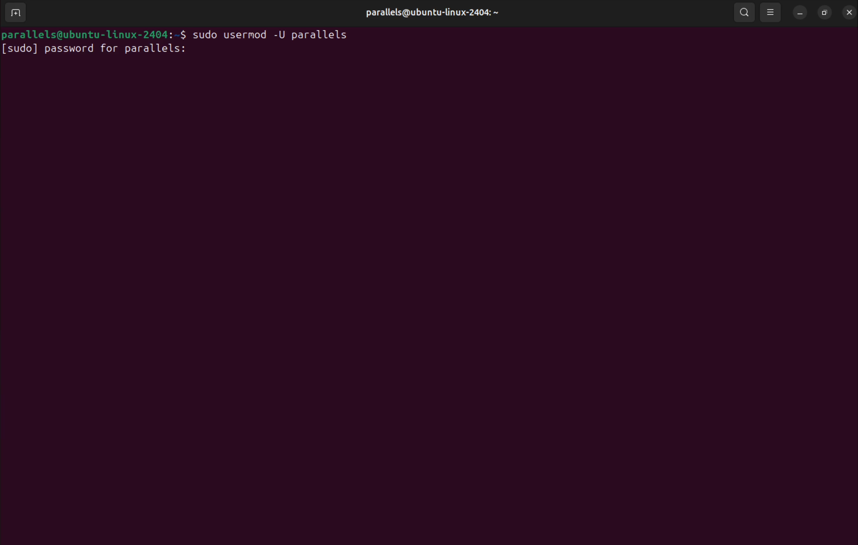 Image resolution: width=858 pixels, height=545 pixels. Describe the element at coordinates (19, 13) in the screenshot. I see `add terminal window` at that location.